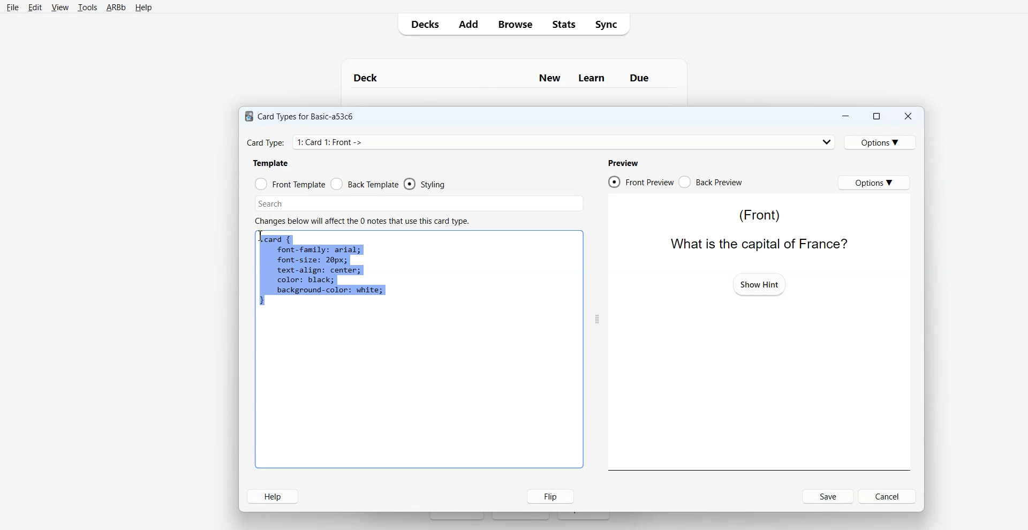  What do you see at coordinates (115, 8) in the screenshot?
I see `ARBb` at bounding box center [115, 8].